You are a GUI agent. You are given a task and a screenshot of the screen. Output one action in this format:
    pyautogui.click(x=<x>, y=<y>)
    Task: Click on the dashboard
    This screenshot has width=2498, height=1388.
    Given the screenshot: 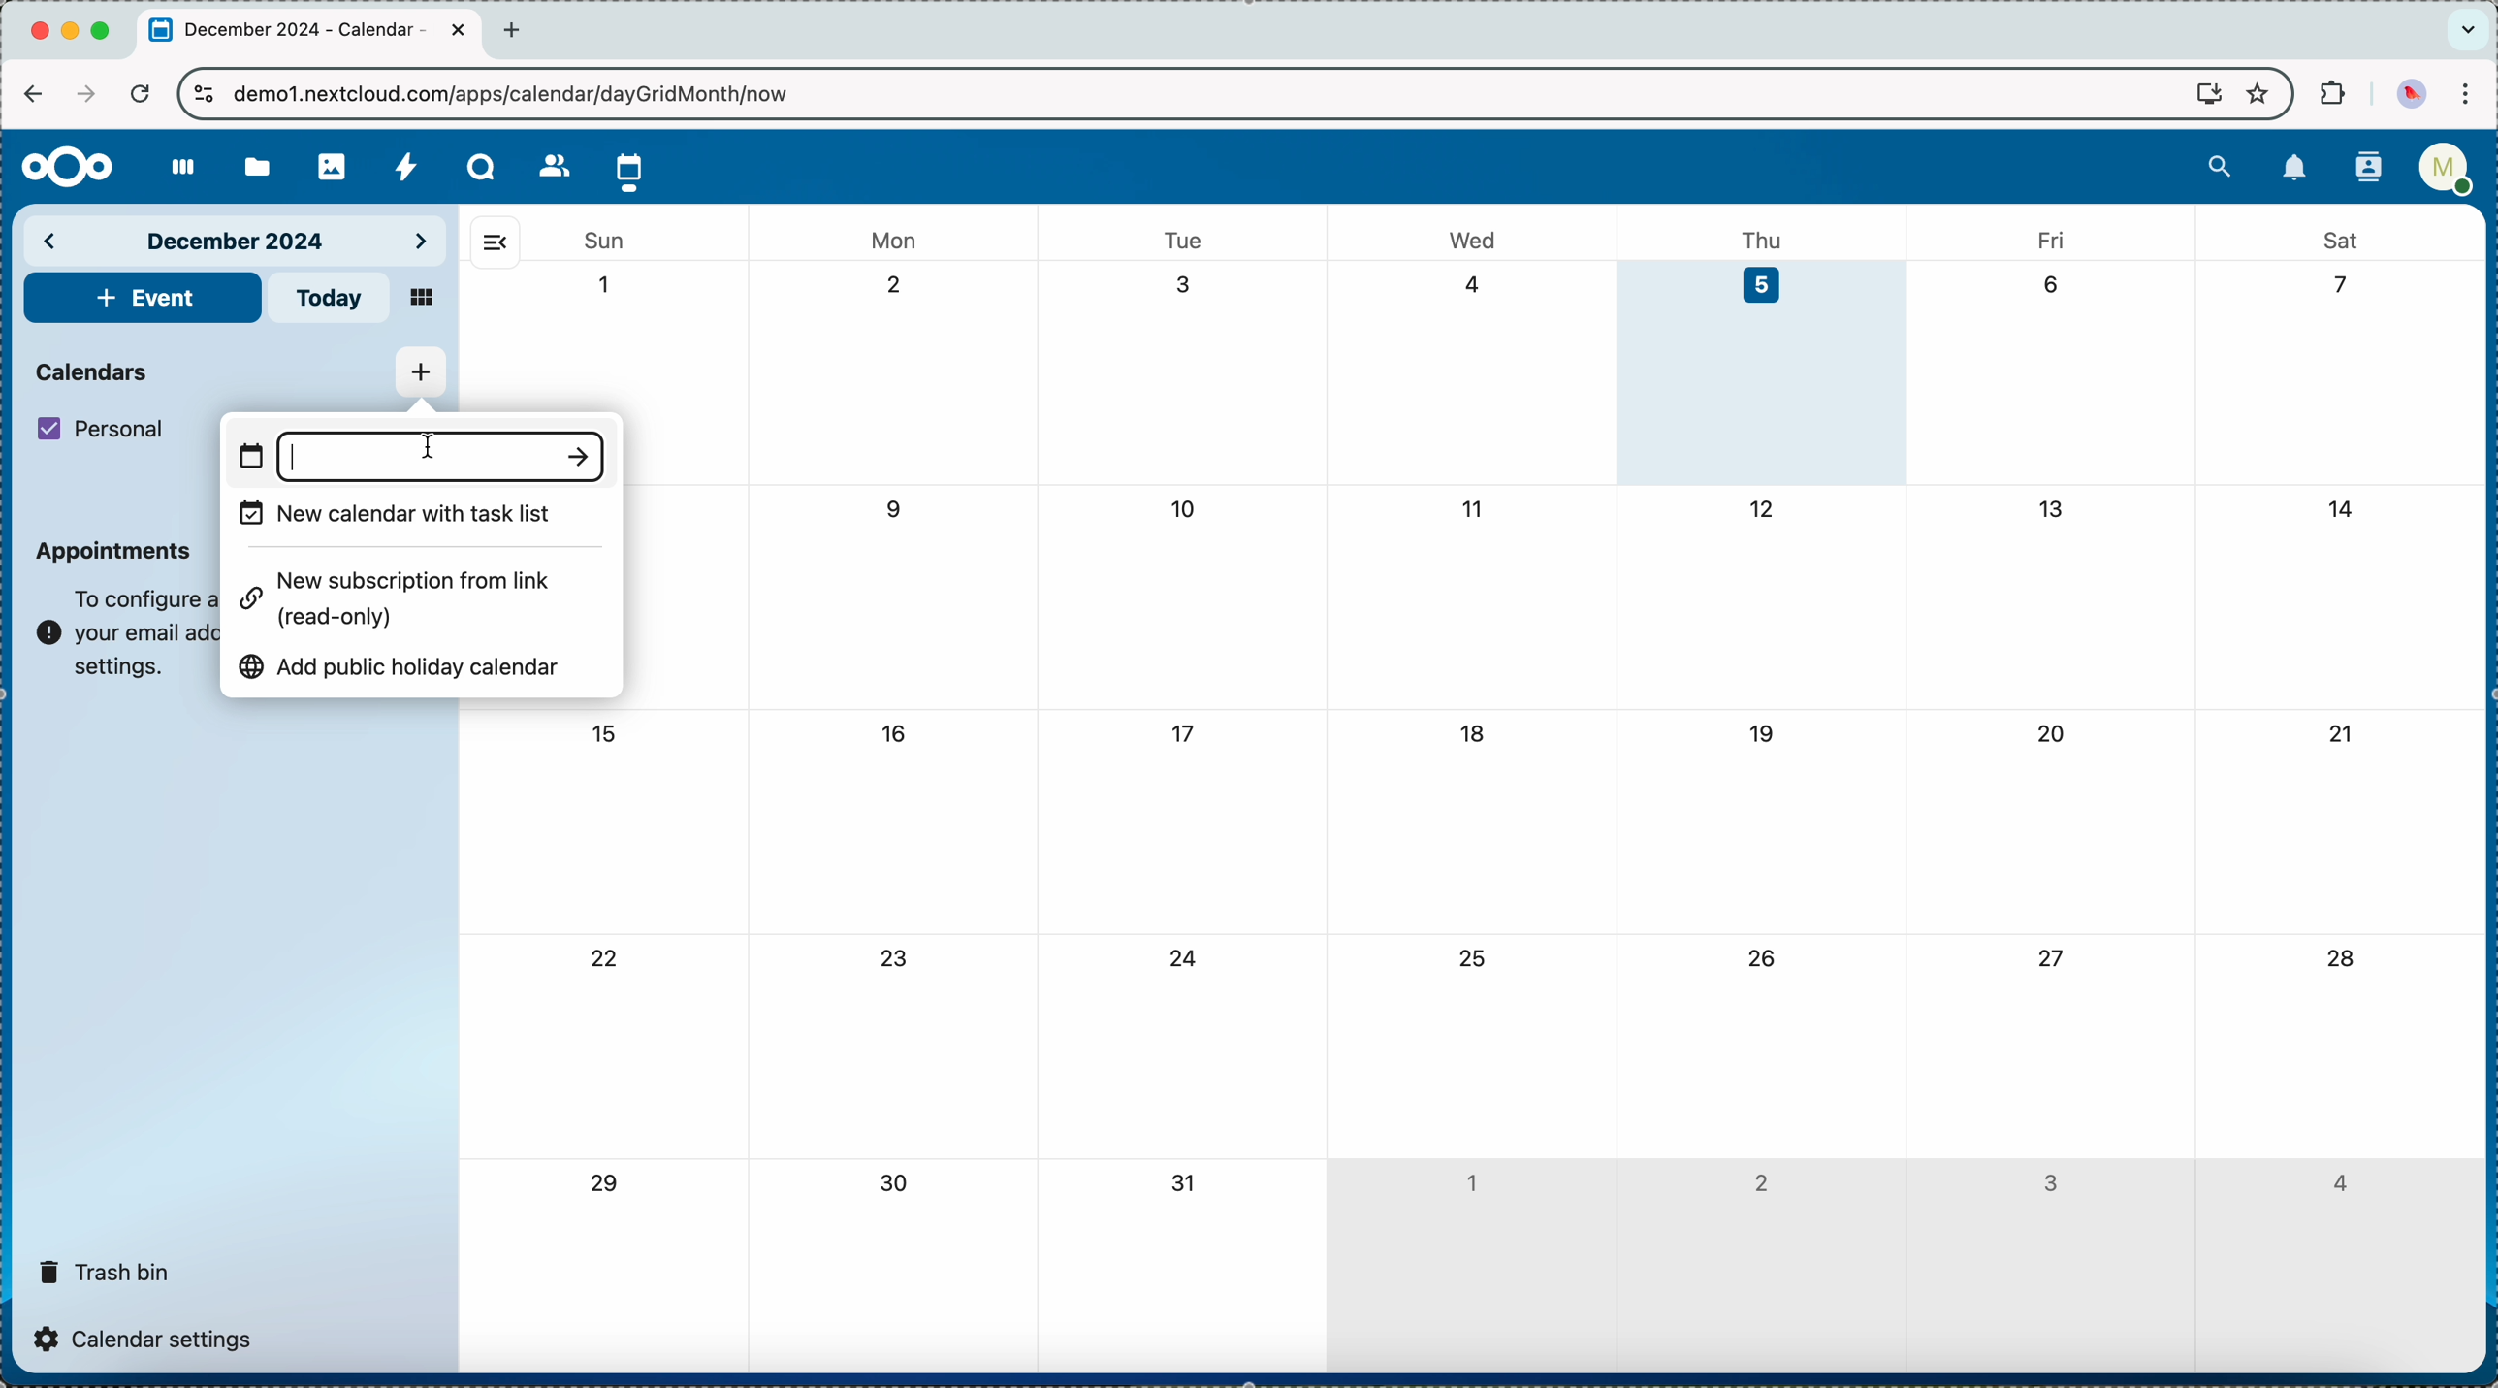 What is the action you would take?
    pyautogui.click(x=175, y=169)
    